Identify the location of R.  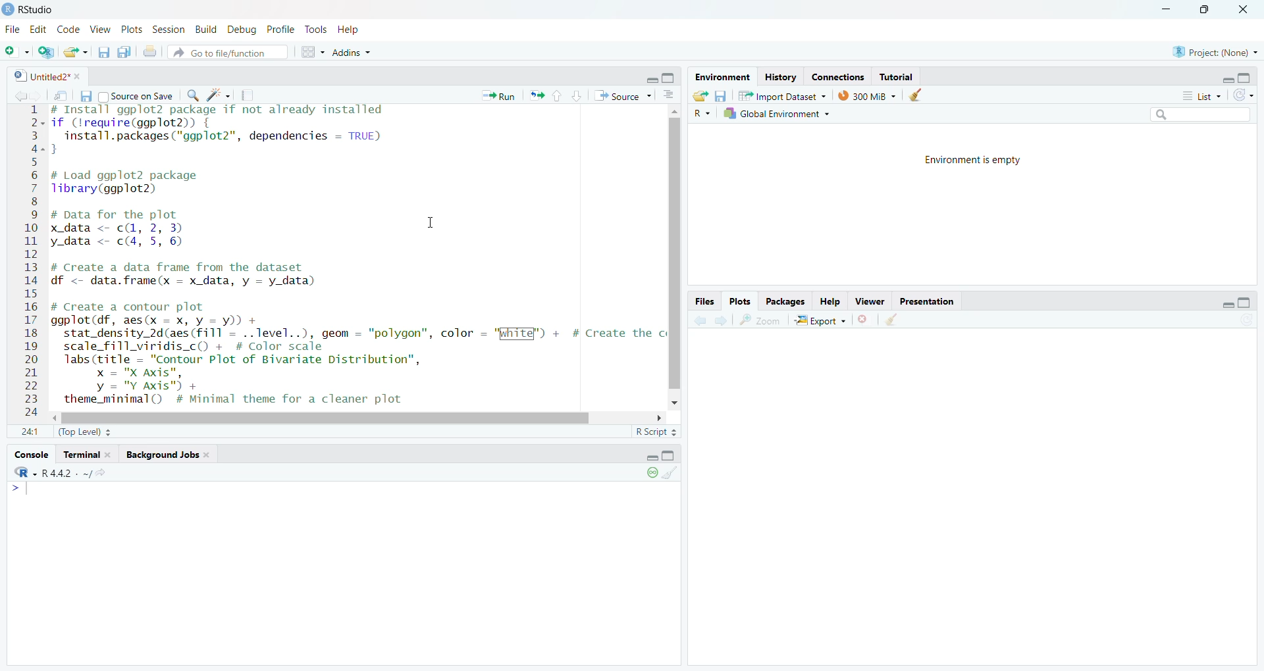
(700, 114).